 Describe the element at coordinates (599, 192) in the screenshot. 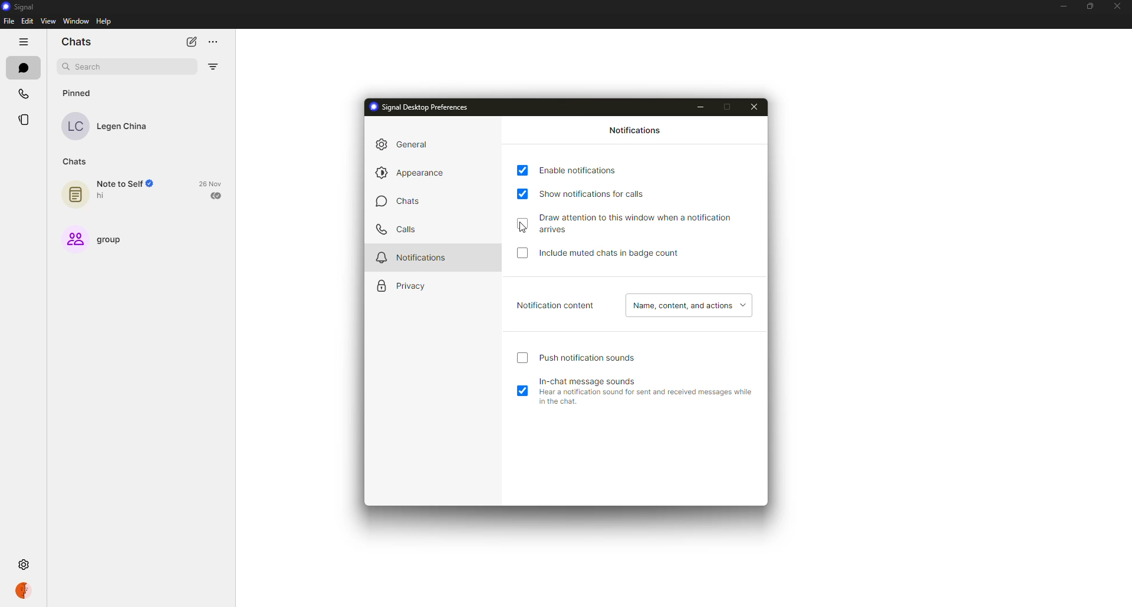

I see `show notifications for calls` at that location.